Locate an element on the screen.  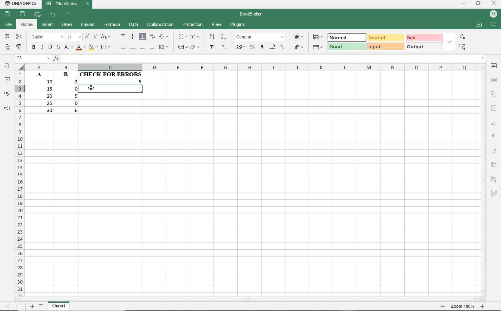
CURSOR is located at coordinates (92, 88).